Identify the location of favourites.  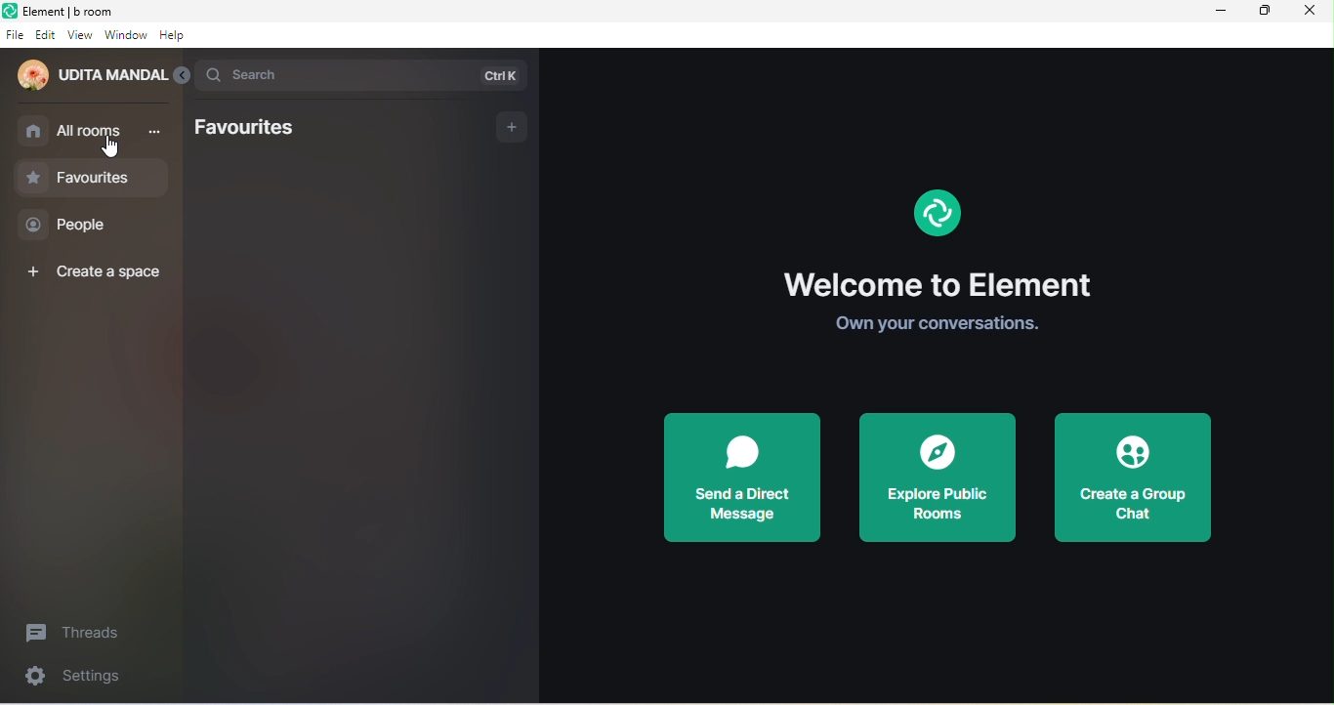
(89, 179).